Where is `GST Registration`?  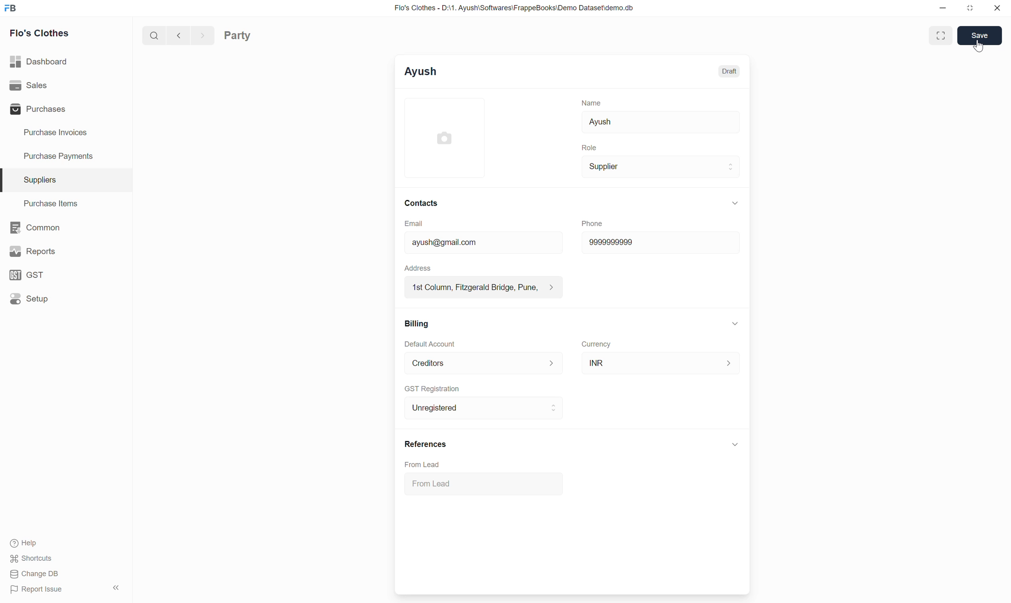 GST Registration is located at coordinates (432, 389).